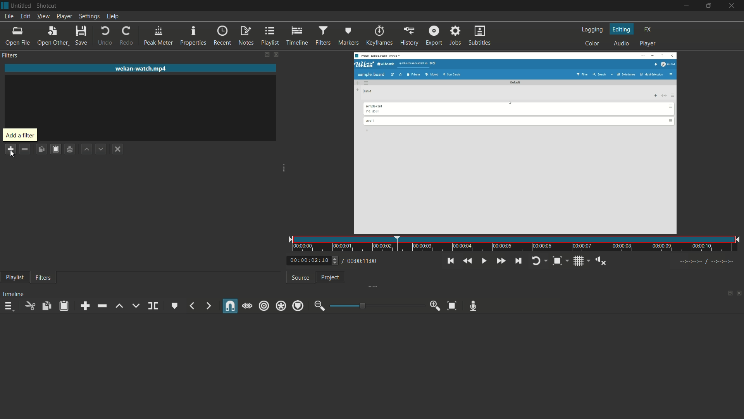  Describe the element at coordinates (10, 55) in the screenshot. I see `filters` at that location.